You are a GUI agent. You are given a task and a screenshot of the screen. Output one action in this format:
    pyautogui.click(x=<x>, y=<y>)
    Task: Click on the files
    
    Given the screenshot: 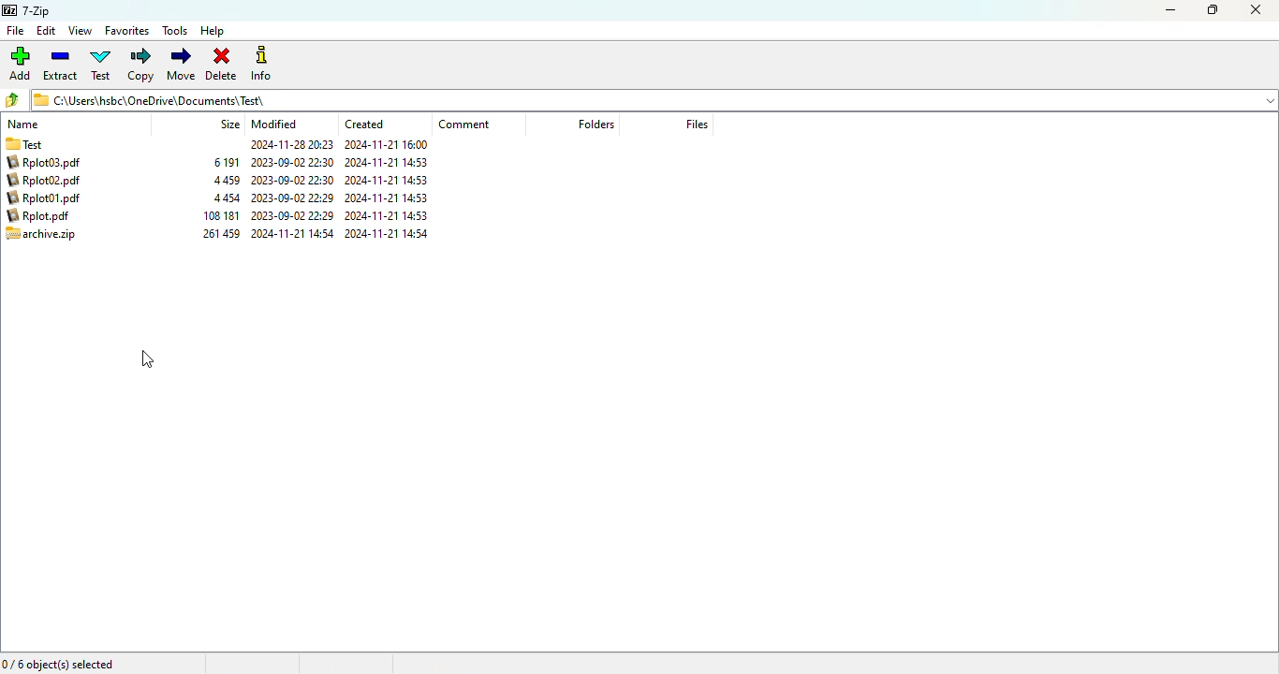 What is the action you would take?
    pyautogui.click(x=697, y=124)
    